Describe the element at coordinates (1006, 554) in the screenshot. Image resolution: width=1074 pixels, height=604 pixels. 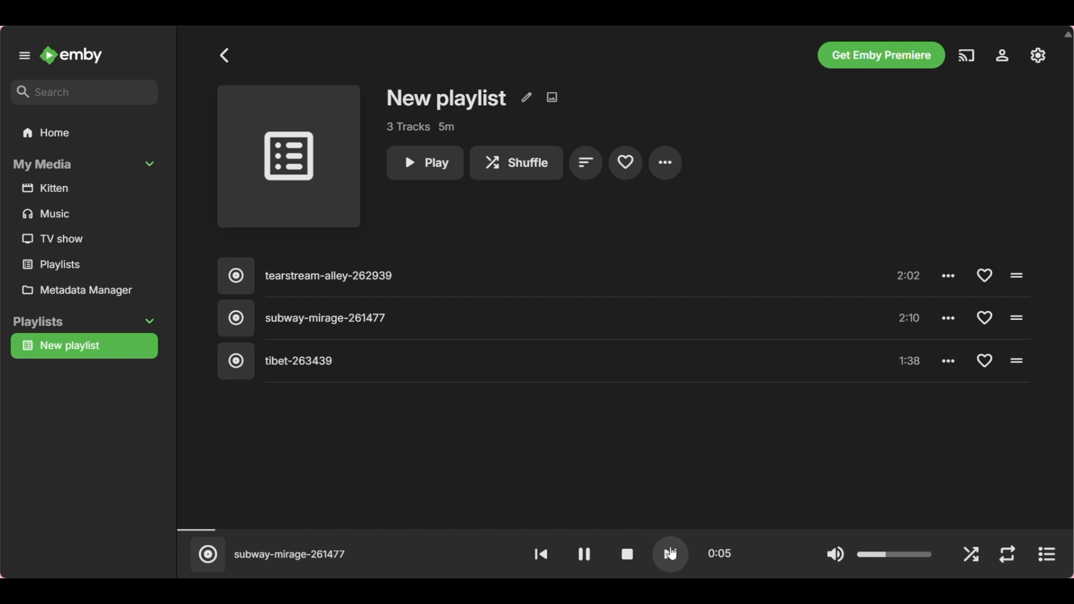
I see `Repeat mode` at that location.